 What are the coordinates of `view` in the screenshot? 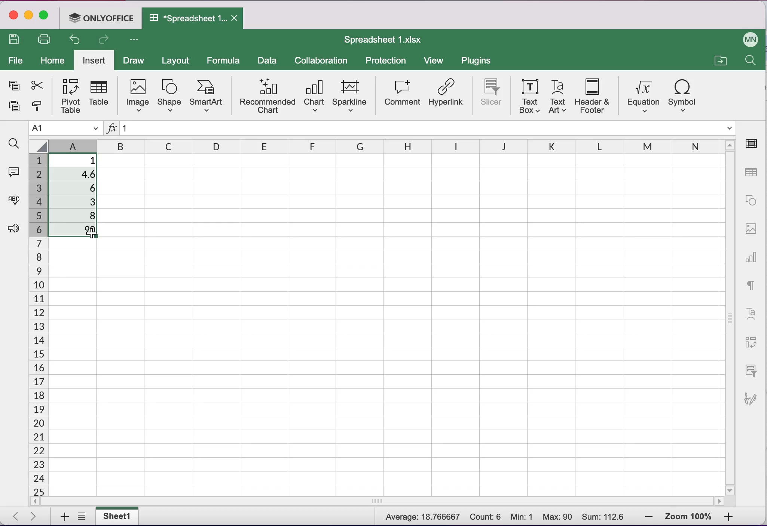 It's located at (434, 60).